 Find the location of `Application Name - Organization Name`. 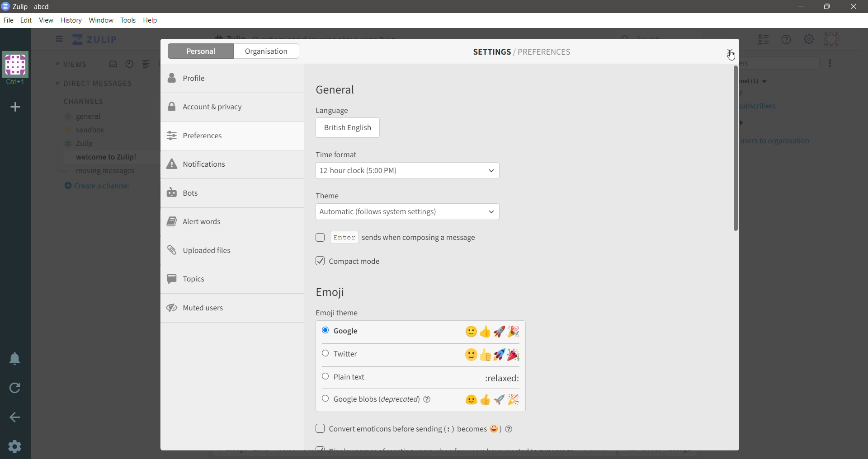

Application Name - Organization Name is located at coordinates (35, 7).